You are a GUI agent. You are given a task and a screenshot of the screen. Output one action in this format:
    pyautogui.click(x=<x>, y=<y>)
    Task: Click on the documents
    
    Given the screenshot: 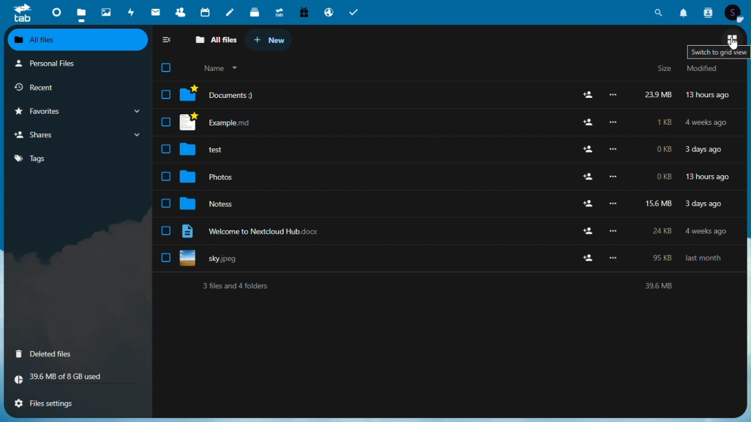 What is the action you would take?
    pyautogui.click(x=242, y=94)
    